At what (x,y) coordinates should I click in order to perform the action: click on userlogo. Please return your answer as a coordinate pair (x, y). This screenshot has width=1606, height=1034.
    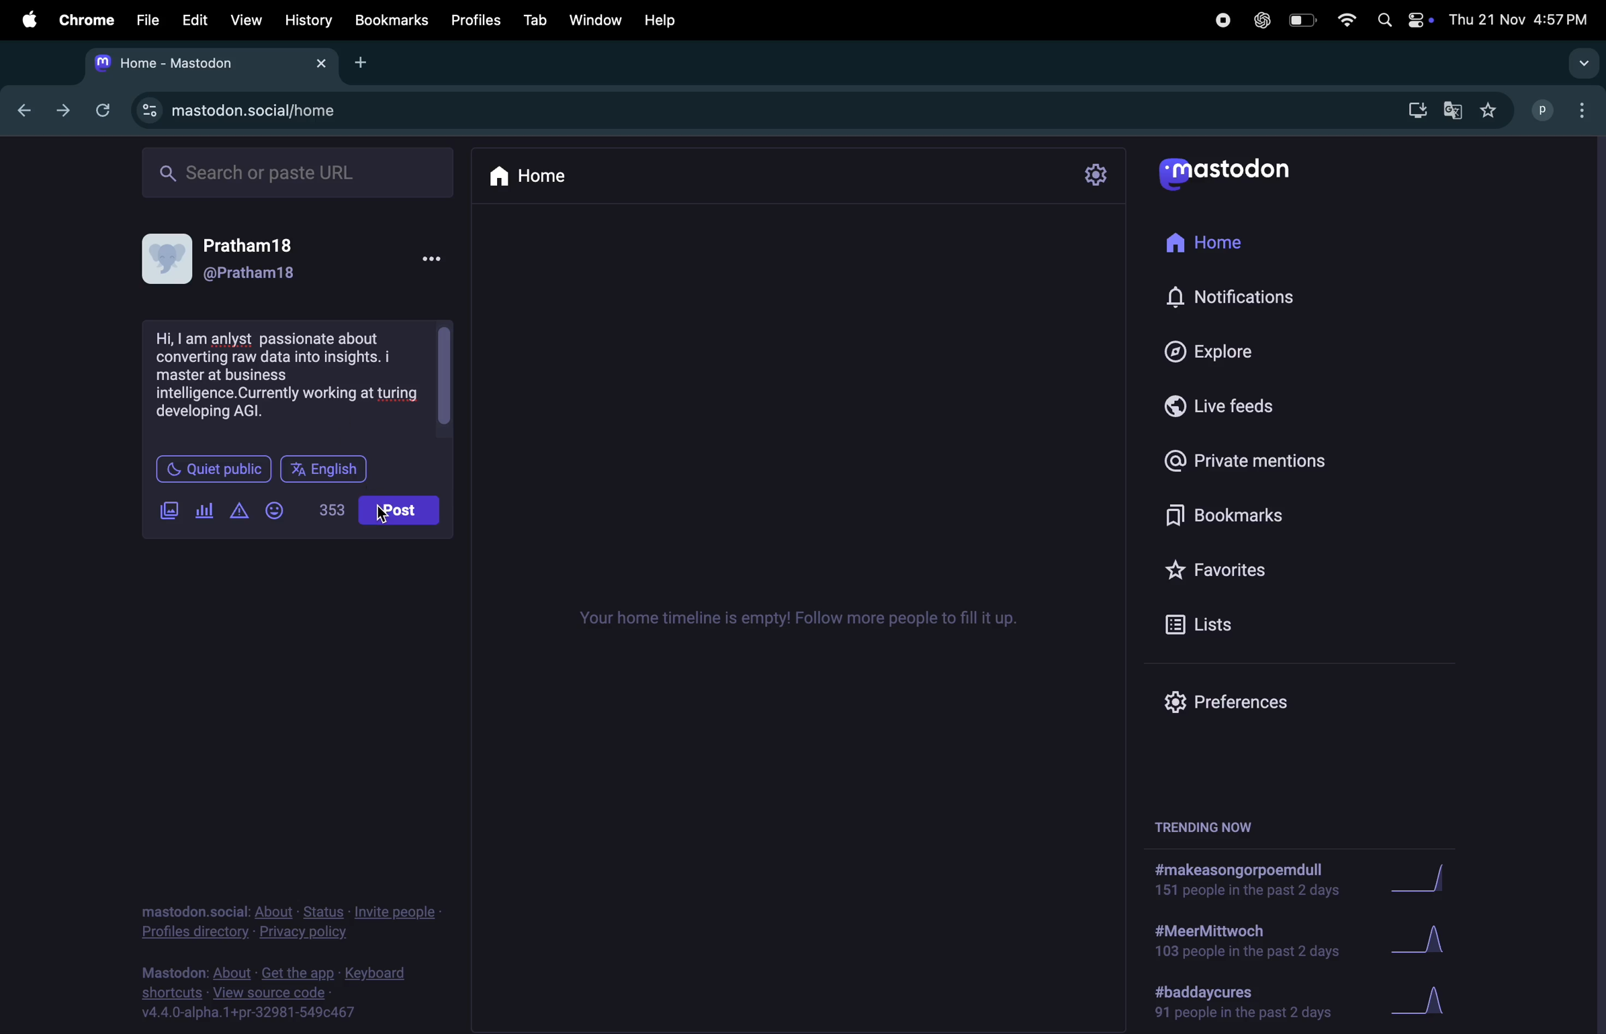
    Looking at the image, I should click on (1224, 175).